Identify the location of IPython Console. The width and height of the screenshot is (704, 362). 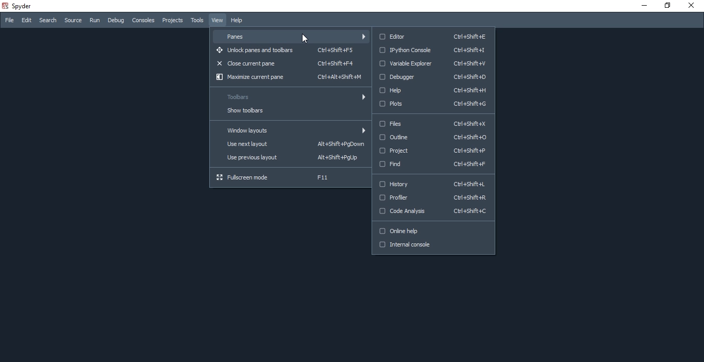
(434, 50).